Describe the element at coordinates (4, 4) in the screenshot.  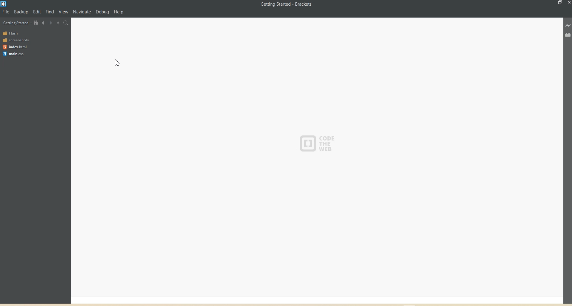
I see `Logo` at that location.